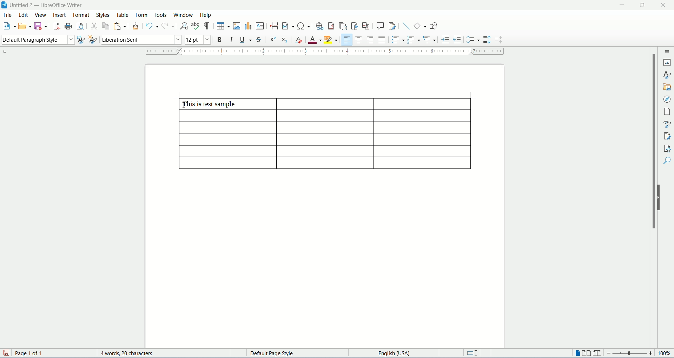  Describe the element at coordinates (25, 26) in the screenshot. I see `open` at that location.